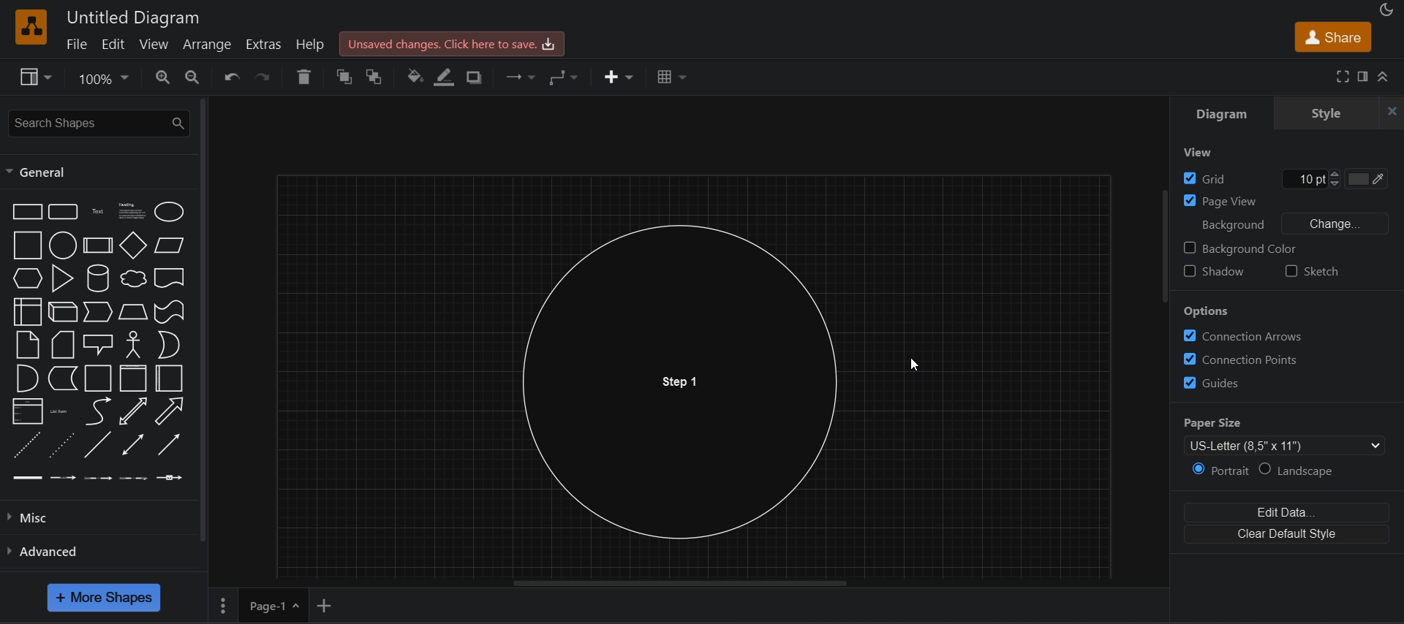 This screenshot has height=624, width=1404. Describe the element at coordinates (443, 77) in the screenshot. I see `underline` at that location.